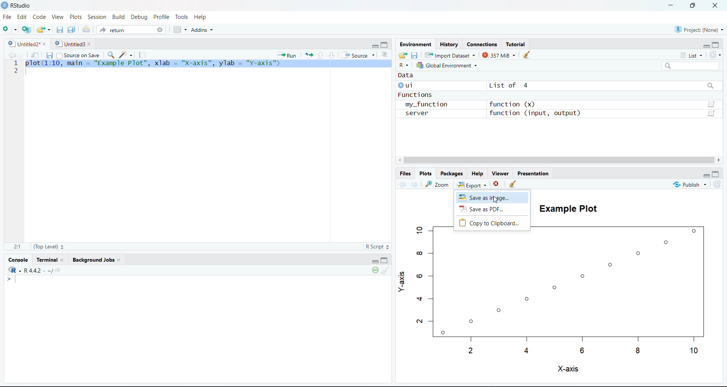 Image resolution: width=727 pixels, height=387 pixels. What do you see at coordinates (453, 173) in the screenshot?
I see `Packages` at bounding box center [453, 173].